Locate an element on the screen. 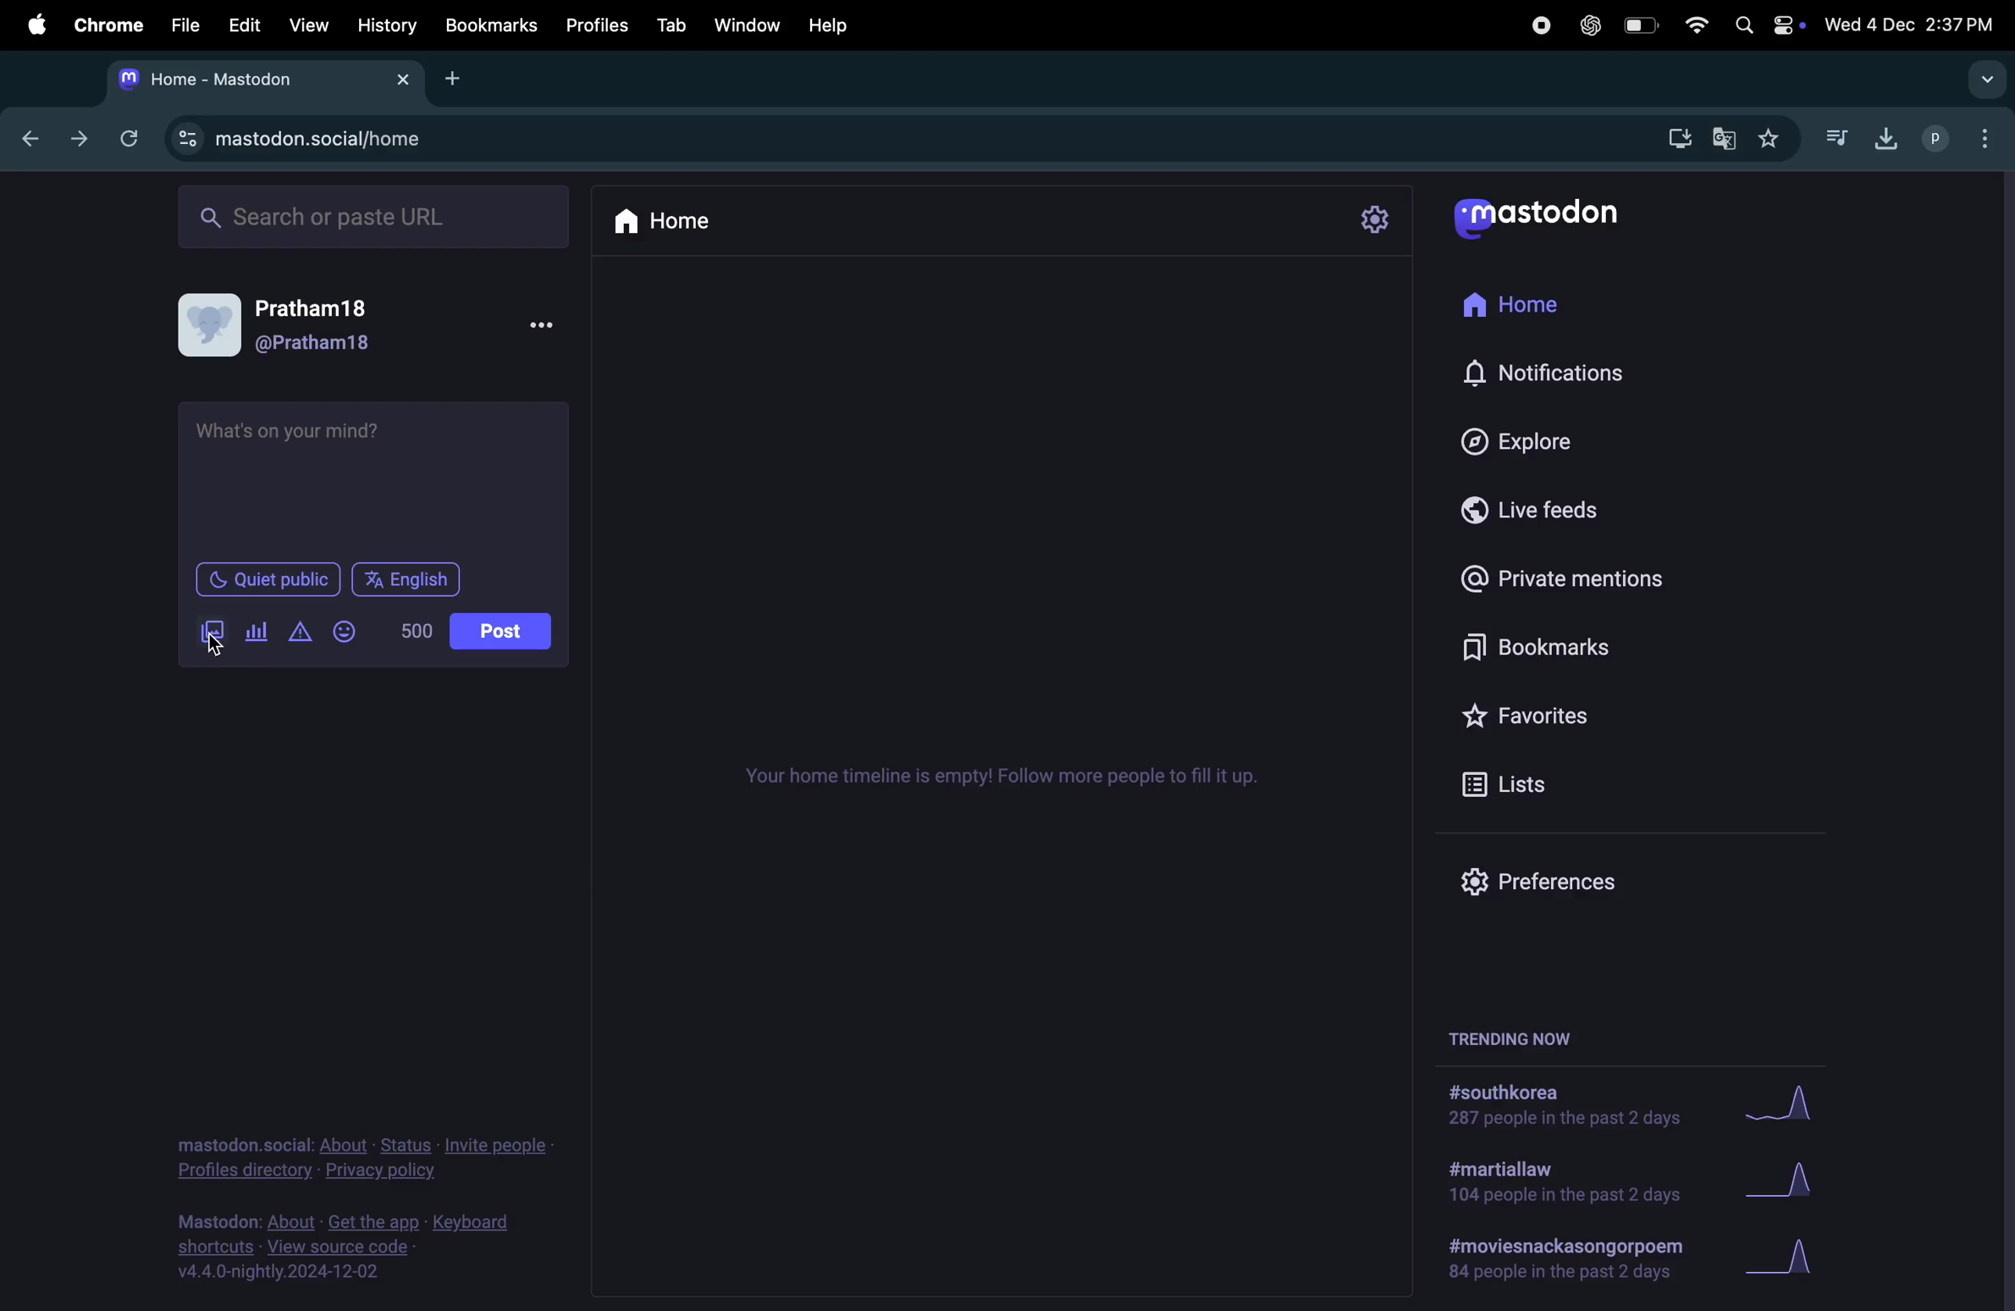 The image size is (2015, 1311). post is located at coordinates (503, 632).